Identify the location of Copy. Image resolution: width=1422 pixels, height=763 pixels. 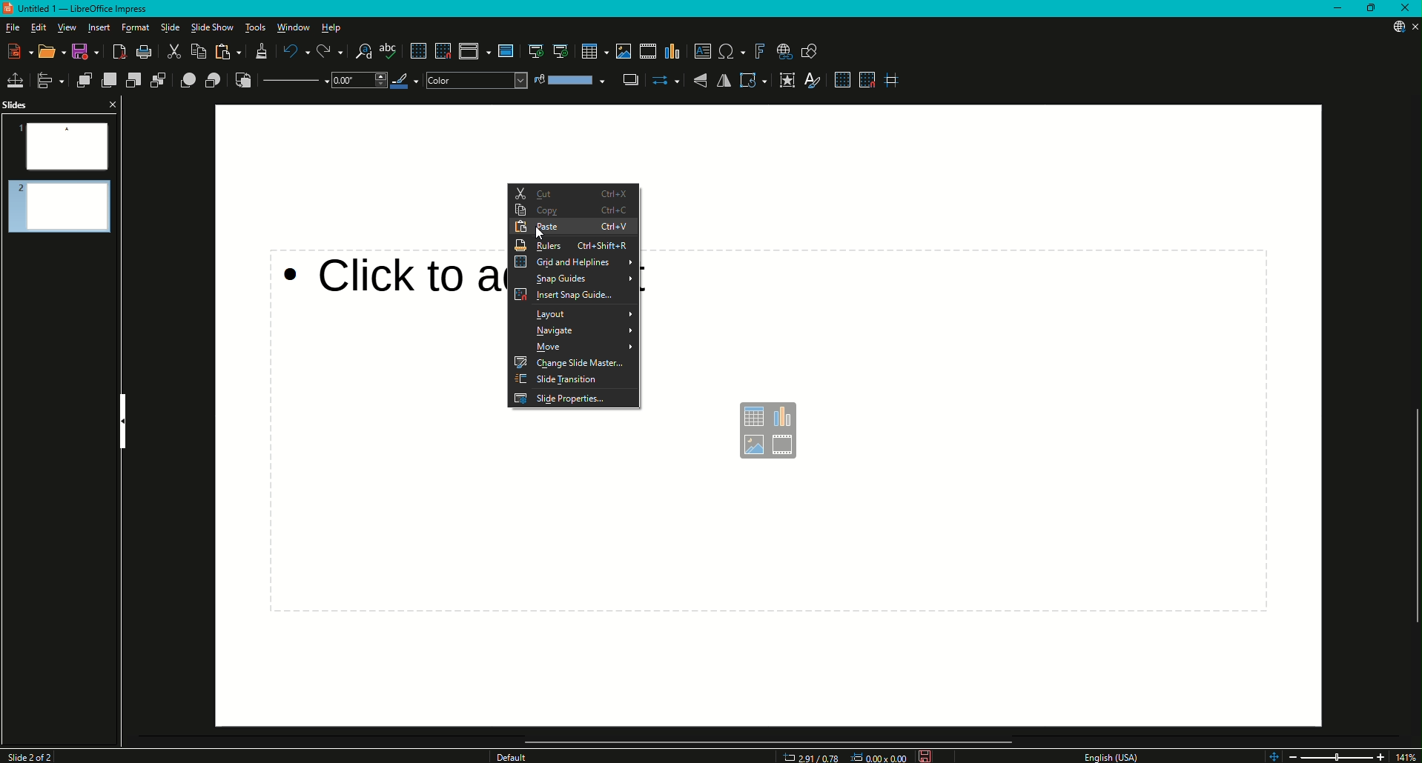
(576, 210).